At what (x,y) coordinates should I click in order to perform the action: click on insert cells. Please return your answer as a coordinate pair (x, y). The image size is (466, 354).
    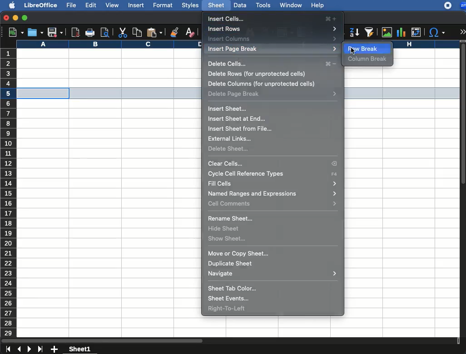
    Looking at the image, I should click on (272, 20).